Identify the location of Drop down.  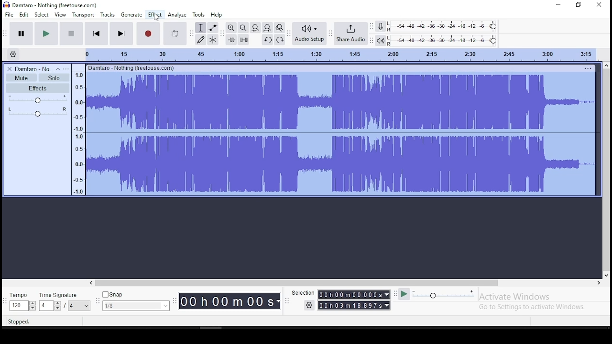
(32, 306).